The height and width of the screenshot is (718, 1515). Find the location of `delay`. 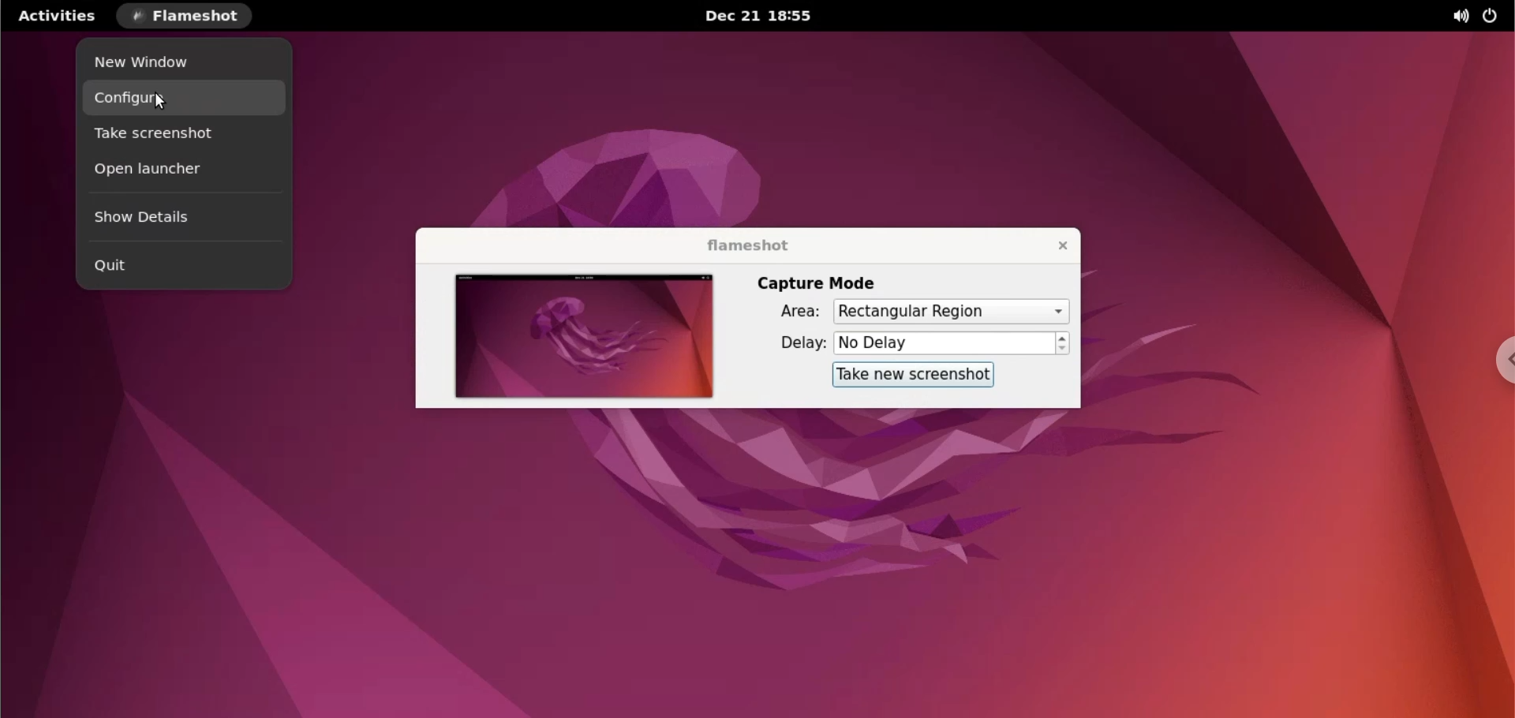

delay is located at coordinates (797, 342).